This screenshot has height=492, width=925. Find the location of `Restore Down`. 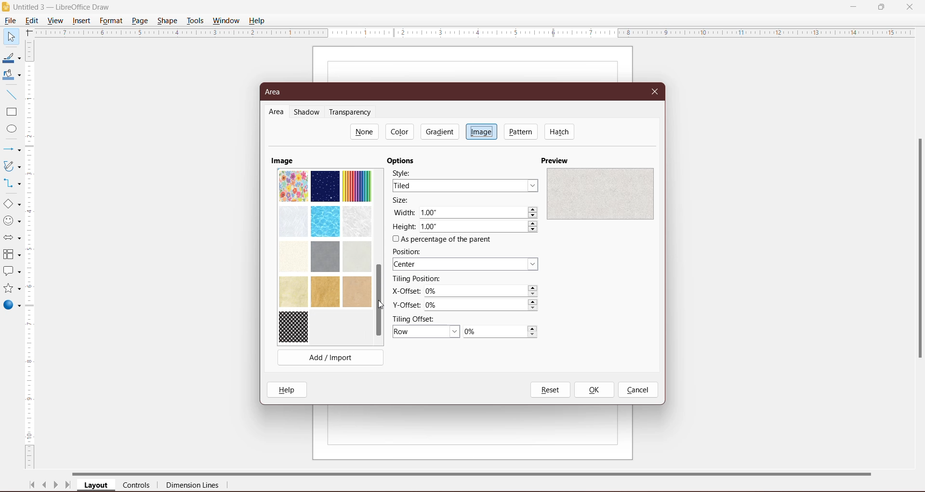

Restore Down is located at coordinates (881, 6).